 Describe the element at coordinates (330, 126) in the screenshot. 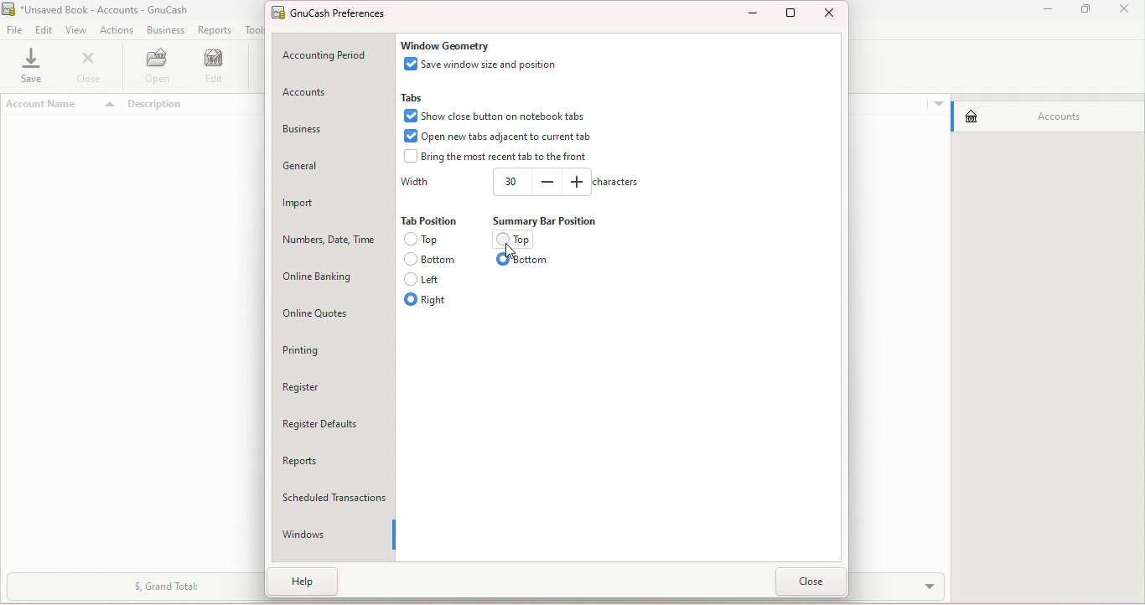

I see `Business` at that location.